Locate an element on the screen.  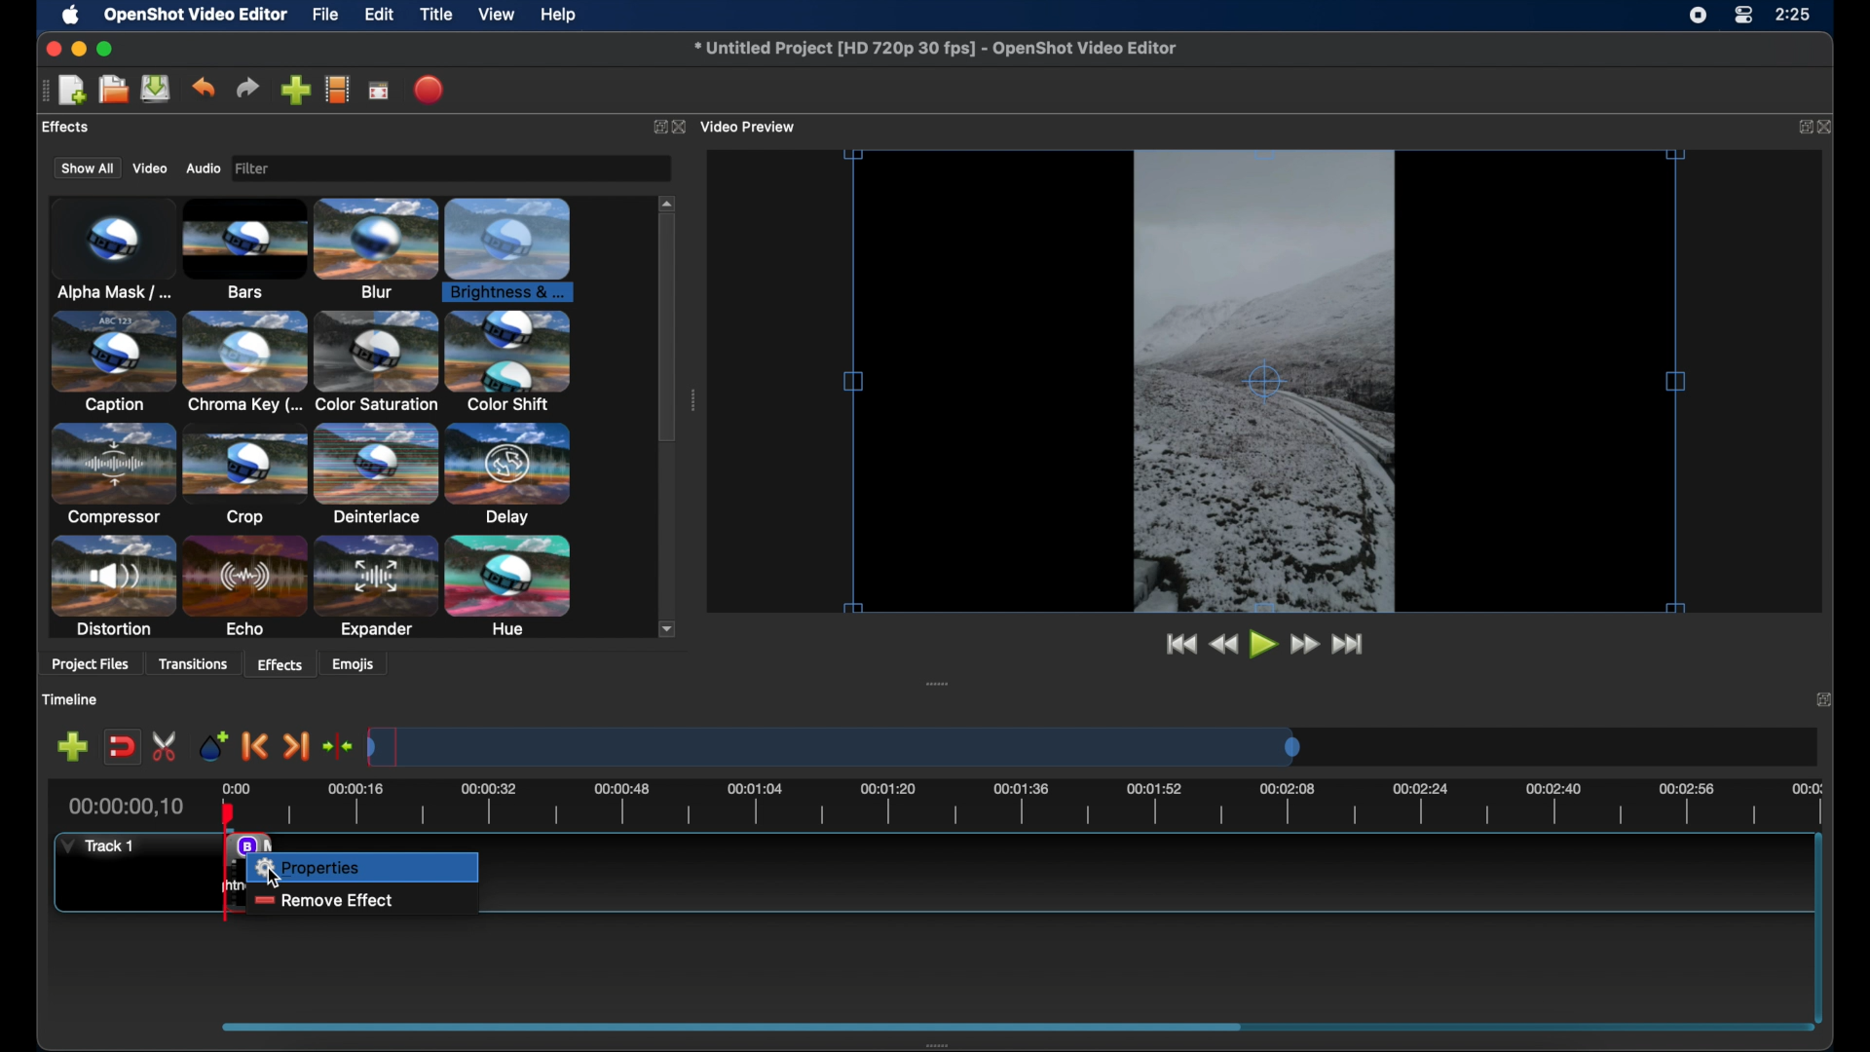
effects is located at coordinates (280, 663).